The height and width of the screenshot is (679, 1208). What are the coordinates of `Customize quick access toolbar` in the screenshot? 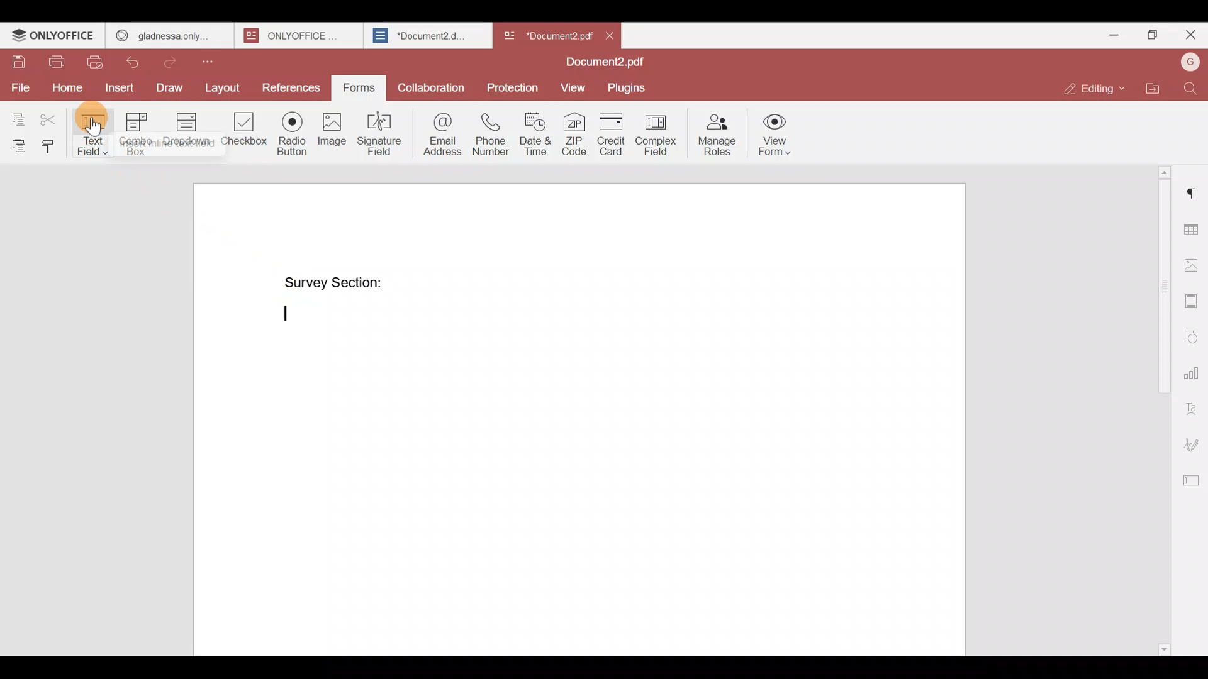 It's located at (220, 60).